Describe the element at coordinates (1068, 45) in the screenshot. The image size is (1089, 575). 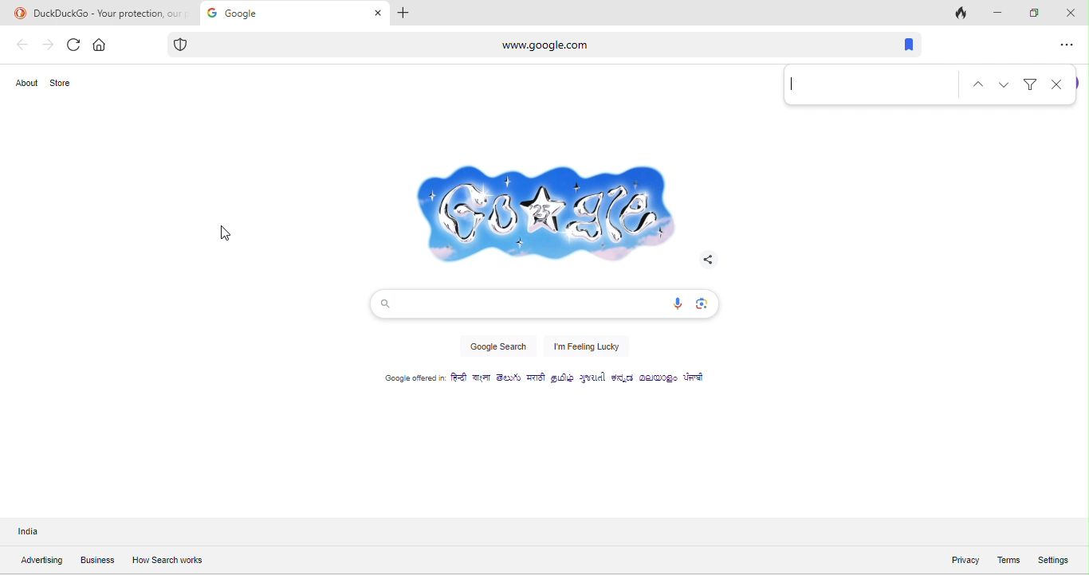
I see `option` at that location.